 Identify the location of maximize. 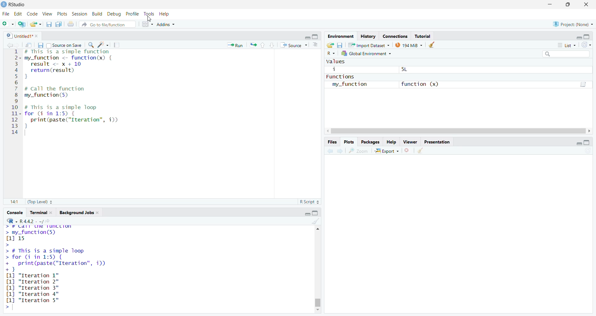
(317, 37).